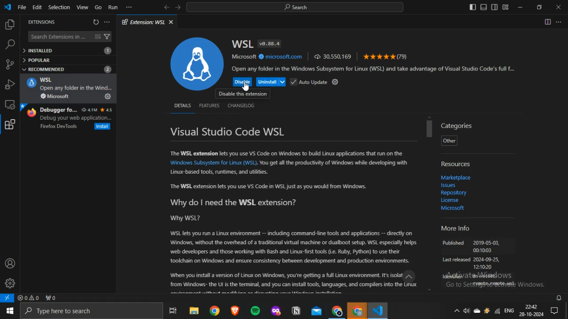  What do you see at coordinates (335, 82) in the screenshot?
I see `settings` at bounding box center [335, 82].